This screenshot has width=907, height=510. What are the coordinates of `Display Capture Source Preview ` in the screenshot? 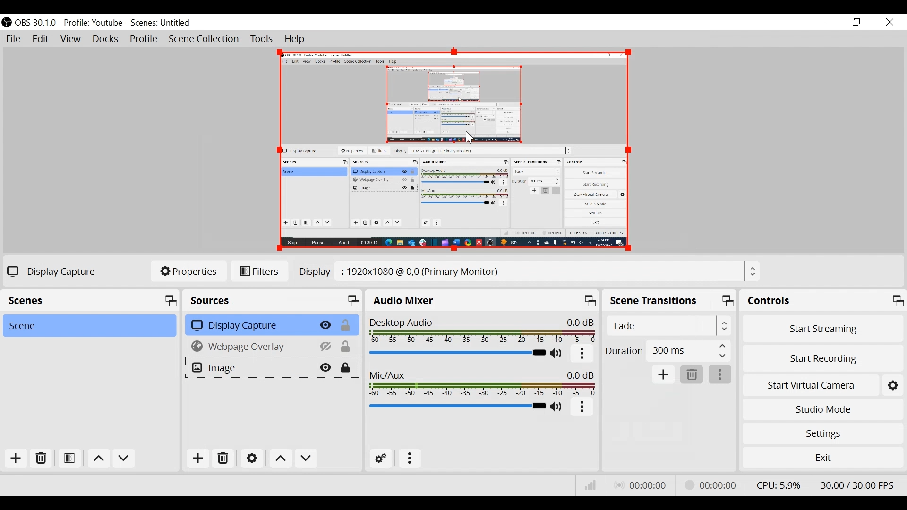 It's located at (452, 151).